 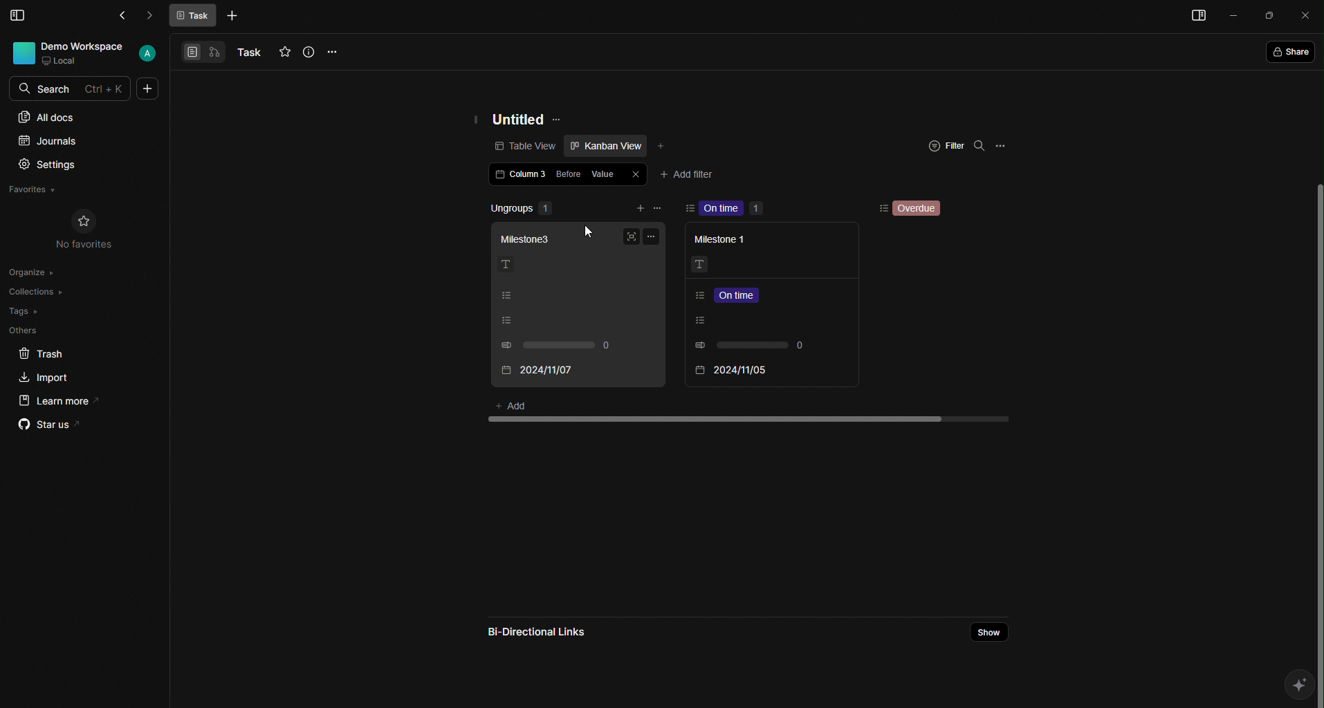 I want to click on sort, so click(x=690, y=208).